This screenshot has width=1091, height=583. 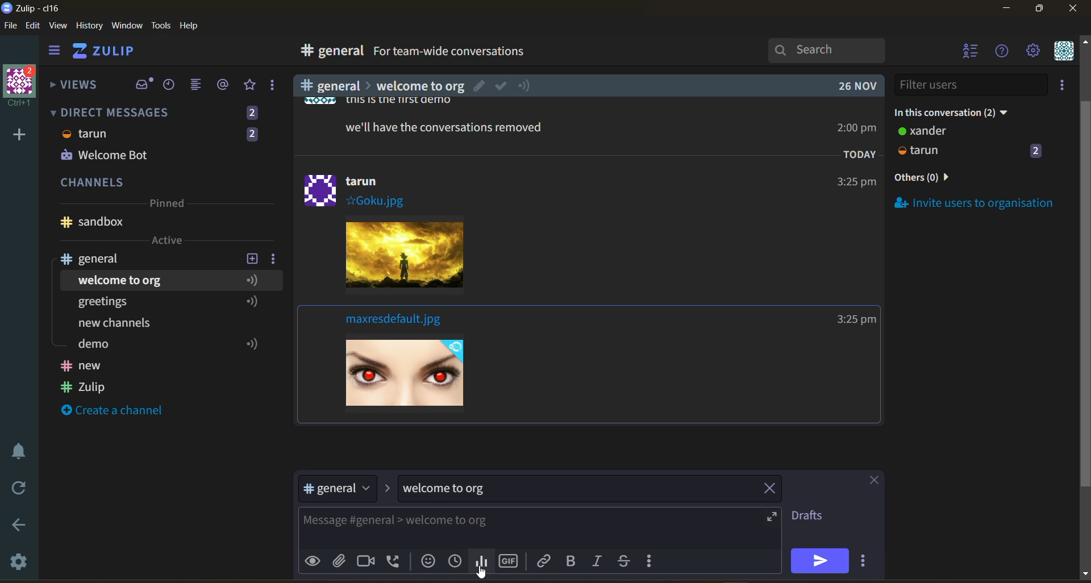 What do you see at coordinates (811, 517) in the screenshot?
I see `drafts` at bounding box center [811, 517].